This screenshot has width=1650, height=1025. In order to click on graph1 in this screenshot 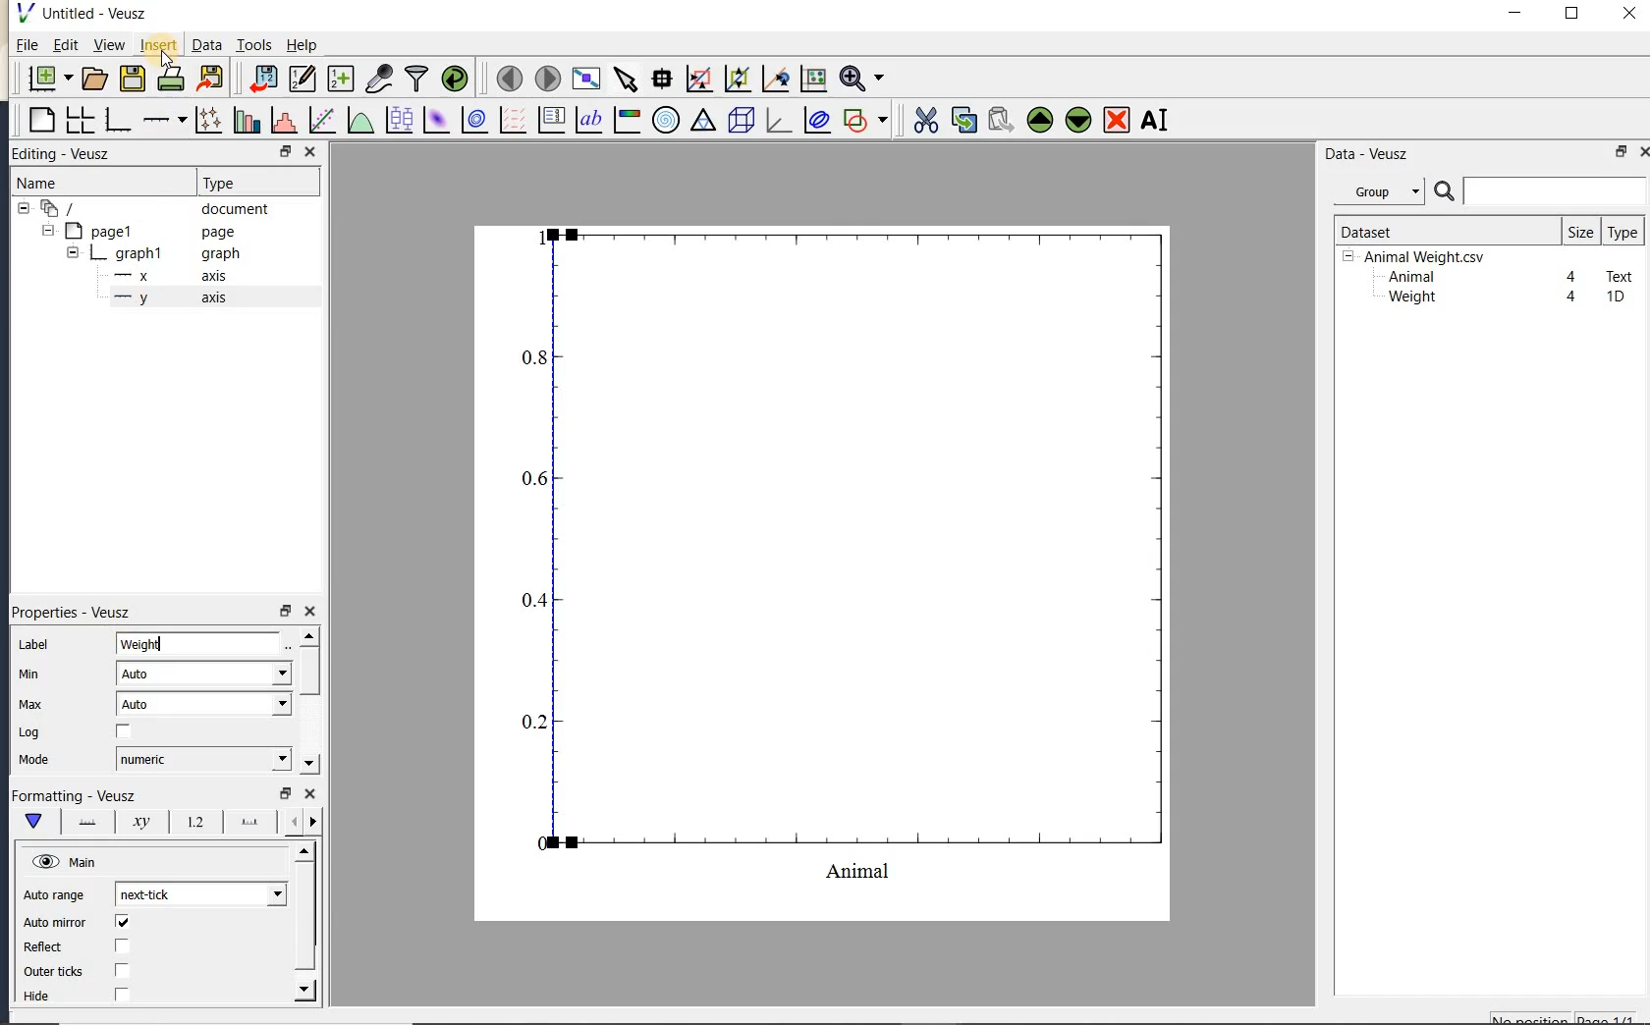, I will do `click(144, 255)`.